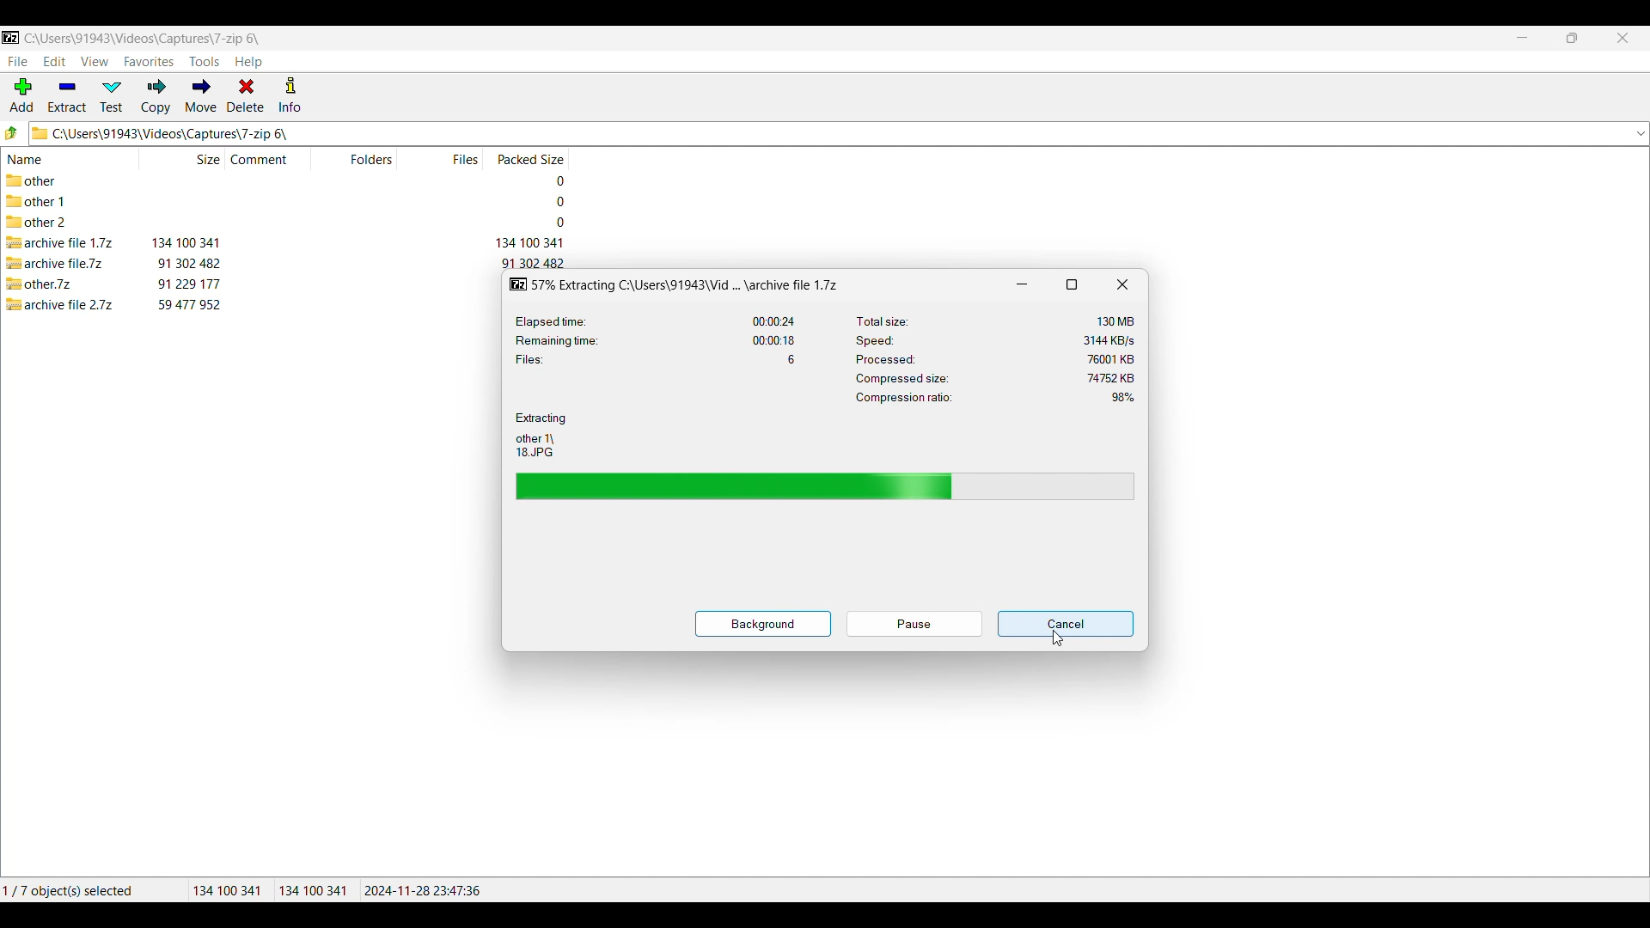 This screenshot has height=928, width=1650. What do you see at coordinates (44, 202) in the screenshot?
I see `other 1 ` at bounding box center [44, 202].